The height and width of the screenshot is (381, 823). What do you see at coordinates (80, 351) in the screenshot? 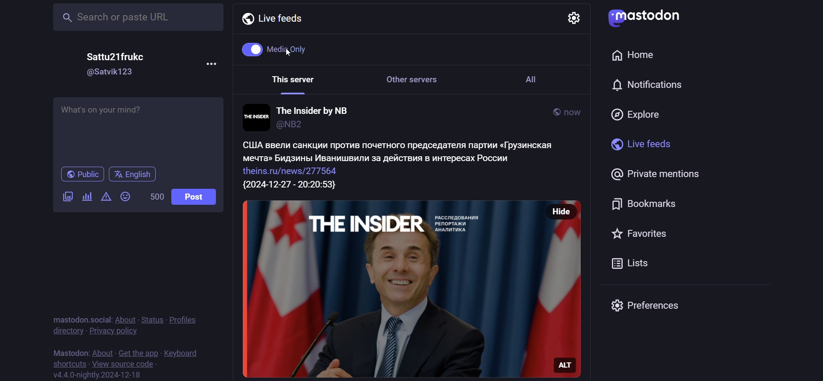
I see `mastodon social` at bounding box center [80, 351].